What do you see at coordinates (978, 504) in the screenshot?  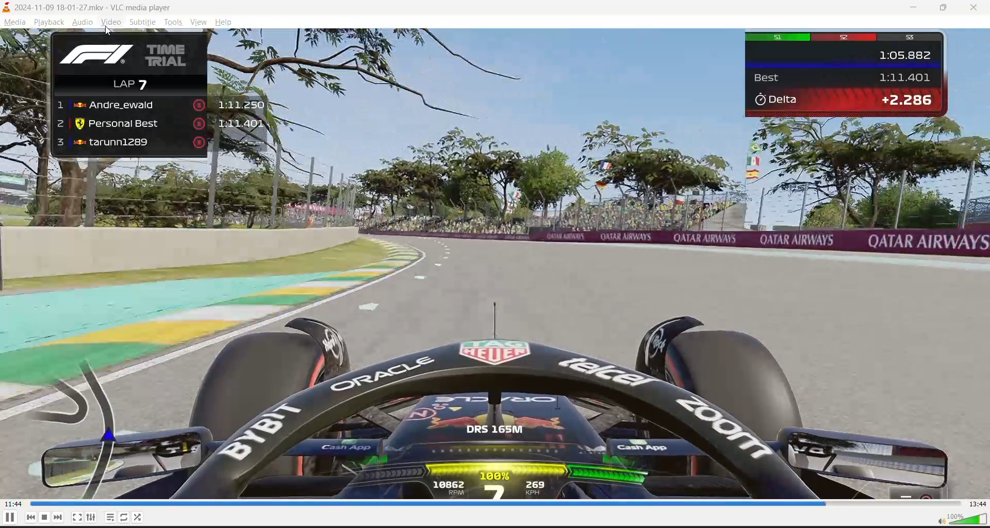 I see `total track time` at bounding box center [978, 504].